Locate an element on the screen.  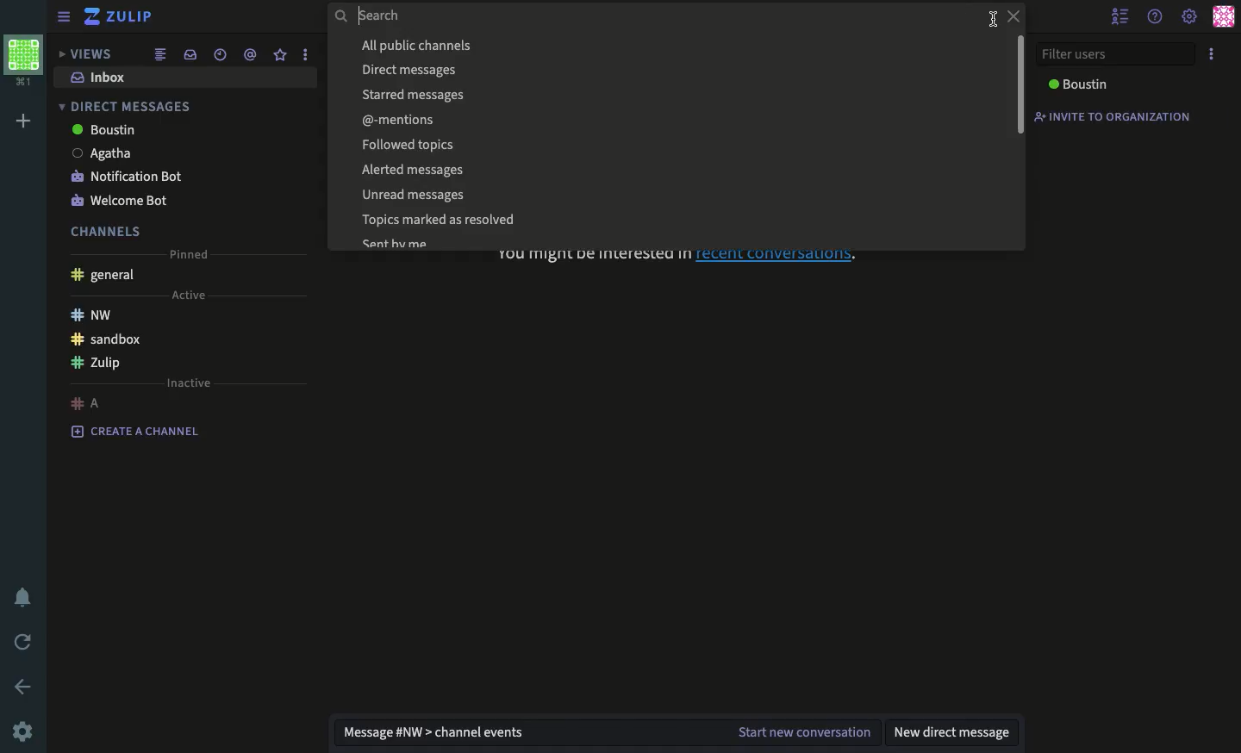
vertical scroll bar is located at coordinates (1018, 91).